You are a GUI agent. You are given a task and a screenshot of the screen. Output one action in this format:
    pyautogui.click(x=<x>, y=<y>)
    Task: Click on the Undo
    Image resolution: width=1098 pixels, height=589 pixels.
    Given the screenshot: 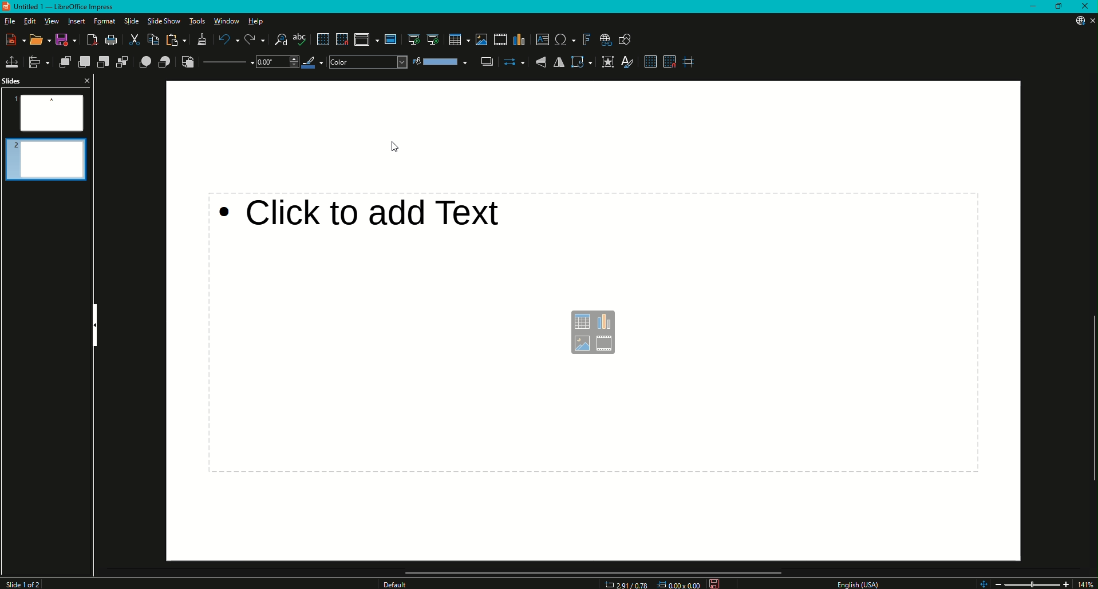 What is the action you would take?
    pyautogui.click(x=226, y=39)
    